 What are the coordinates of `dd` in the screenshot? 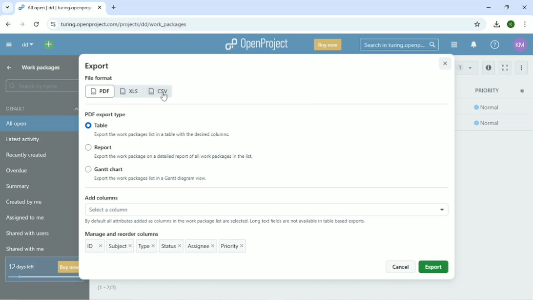 It's located at (27, 45).